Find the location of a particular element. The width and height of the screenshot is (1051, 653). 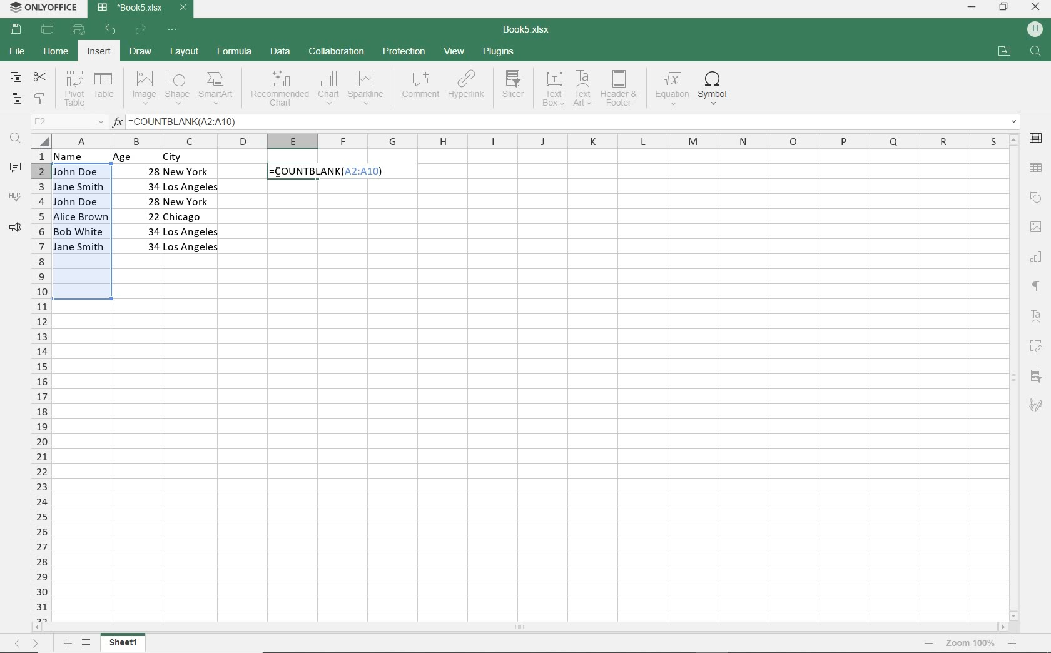

DRAW is located at coordinates (140, 52).